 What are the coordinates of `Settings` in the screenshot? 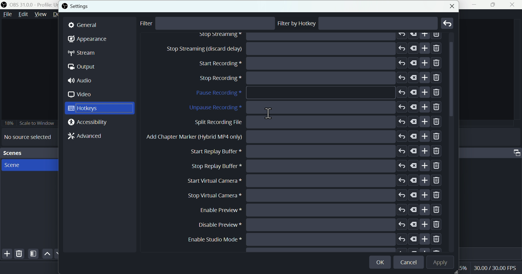 It's located at (78, 6).